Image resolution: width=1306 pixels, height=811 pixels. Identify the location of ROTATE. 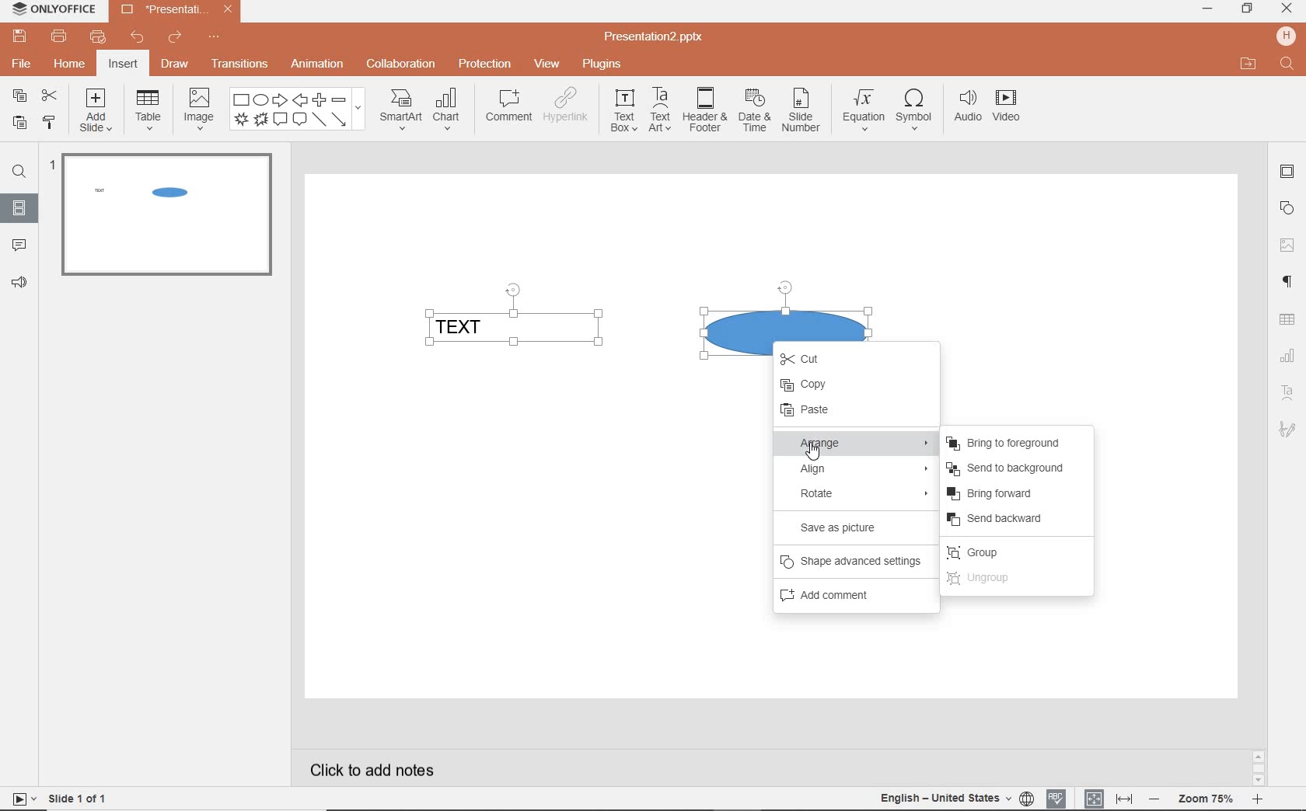
(858, 494).